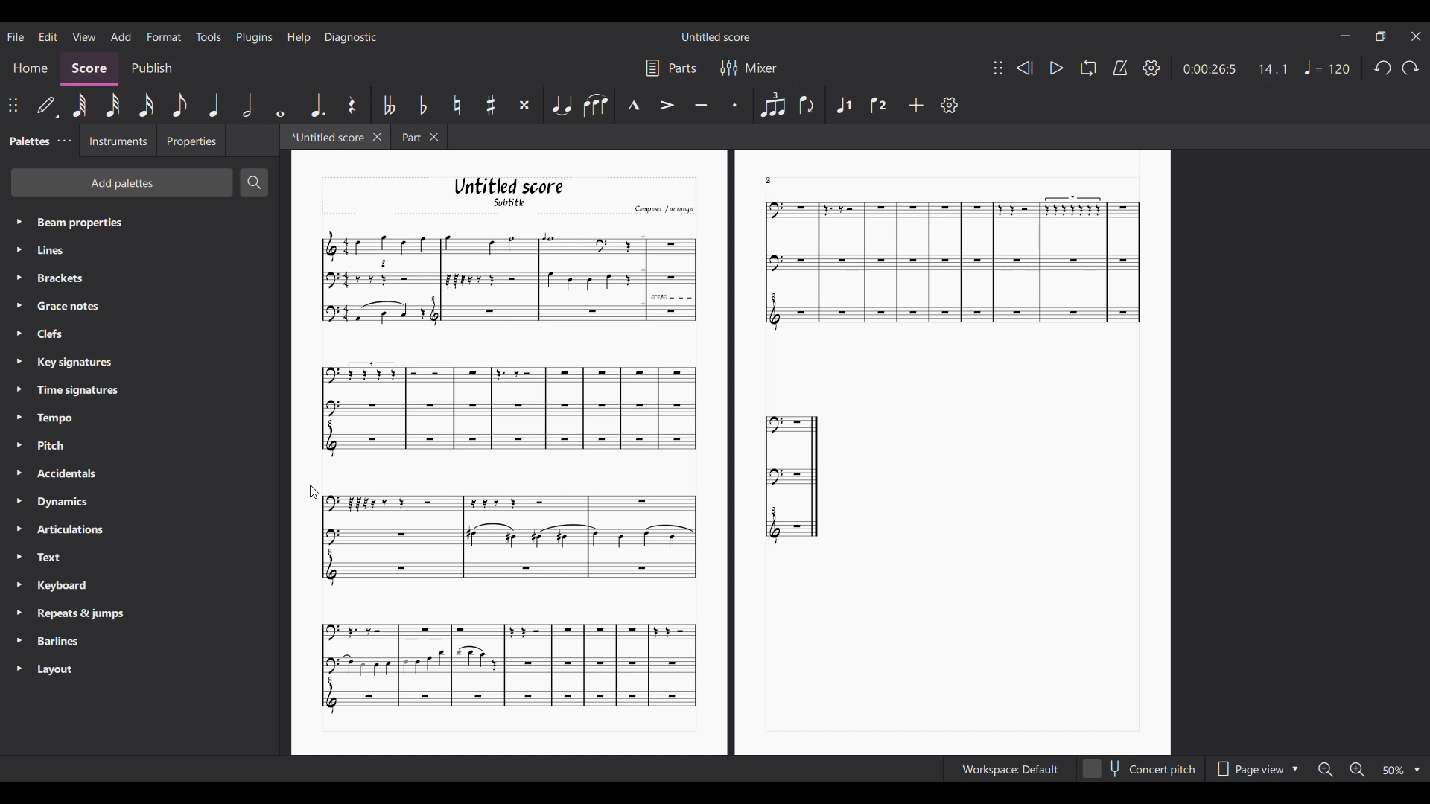 This screenshot has width=1430, height=804. I want to click on 2, so click(769, 179).